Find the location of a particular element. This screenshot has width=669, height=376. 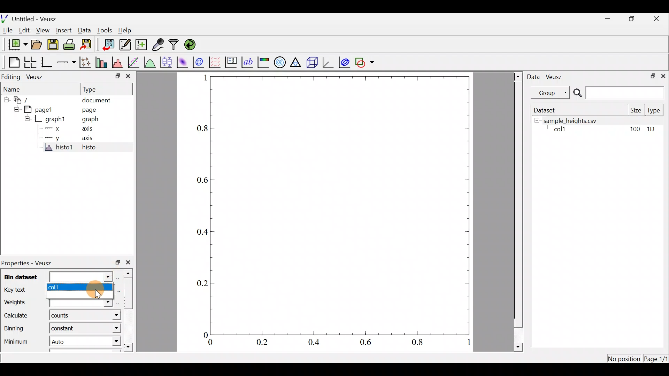

close is located at coordinates (657, 20).